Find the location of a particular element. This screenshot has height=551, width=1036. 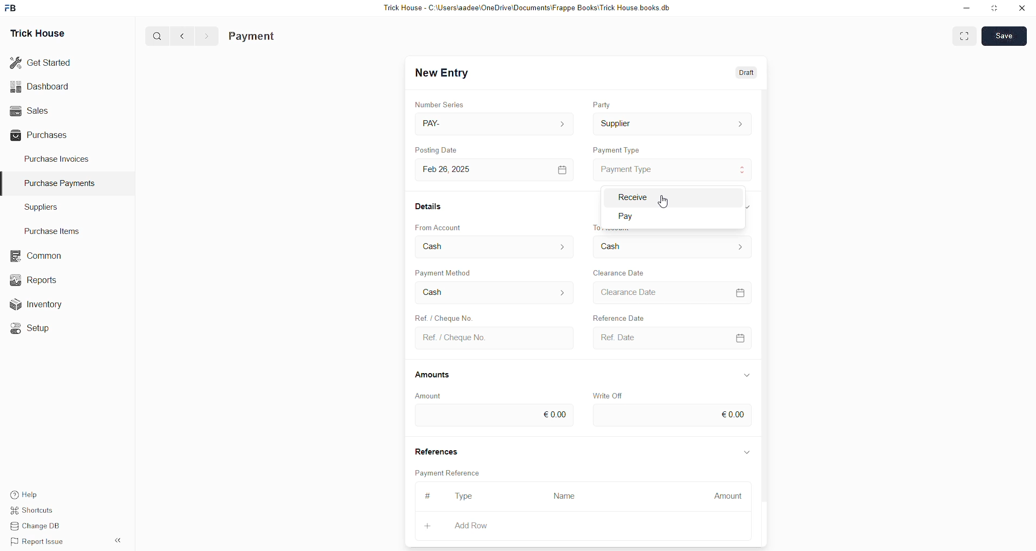

Clearance Date is located at coordinates (620, 272).